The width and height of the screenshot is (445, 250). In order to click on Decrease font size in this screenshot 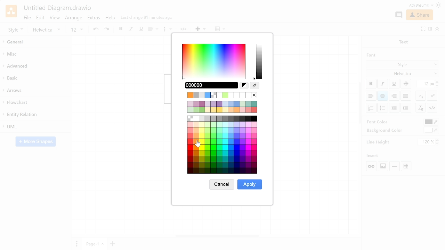, I will do `click(438, 85)`.